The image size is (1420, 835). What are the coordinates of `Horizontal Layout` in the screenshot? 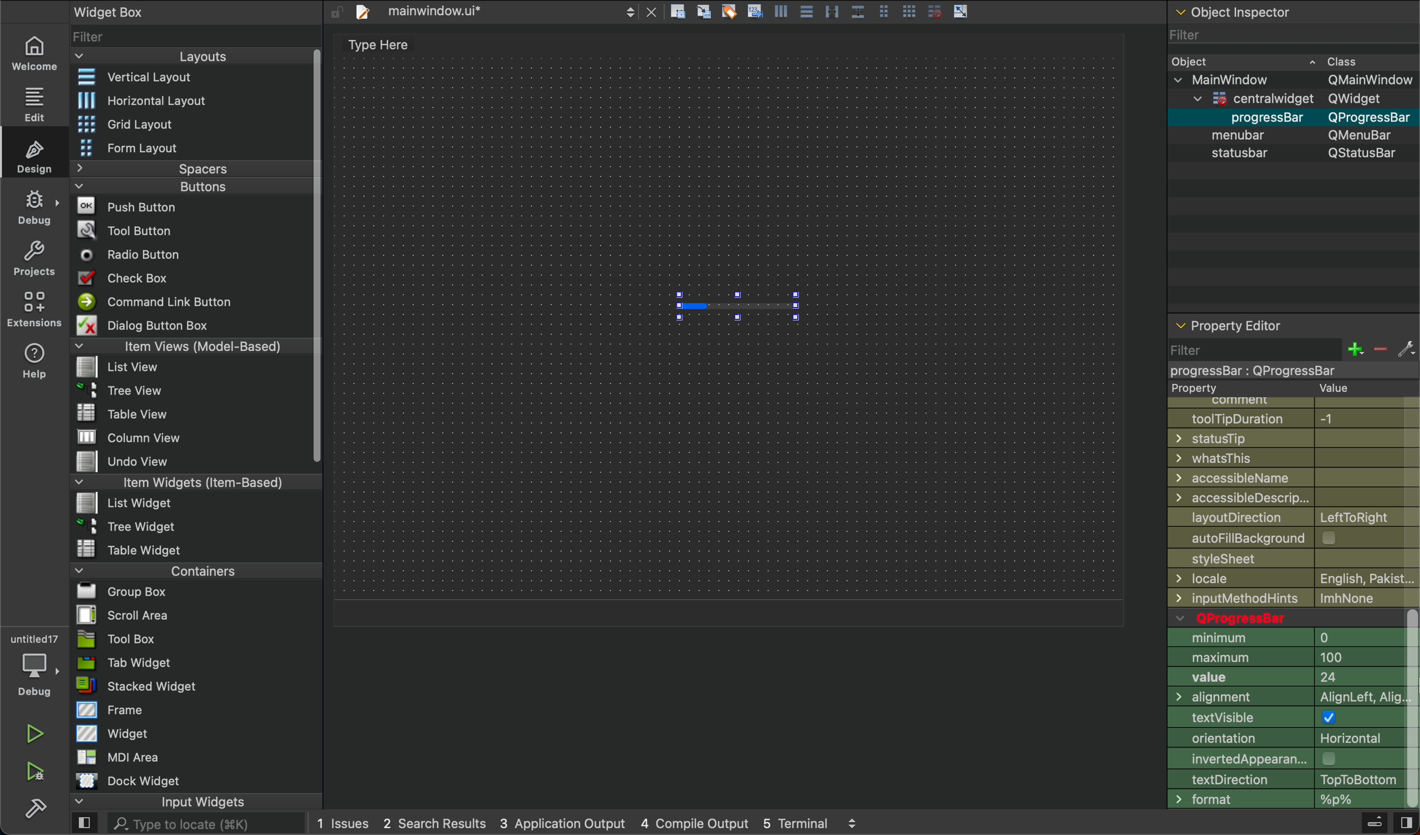 It's located at (183, 100).